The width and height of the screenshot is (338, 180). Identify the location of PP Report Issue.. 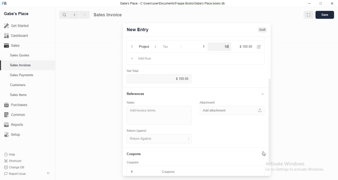
(17, 175).